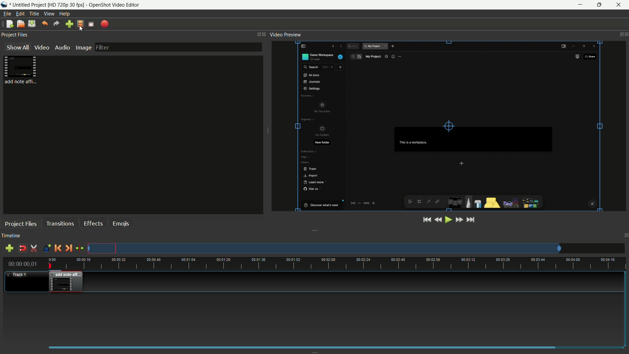 The width and height of the screenshot is (629, 354). Describe the element at coordinates (257, 34) in the screenshot. I see `change layout` at that location.